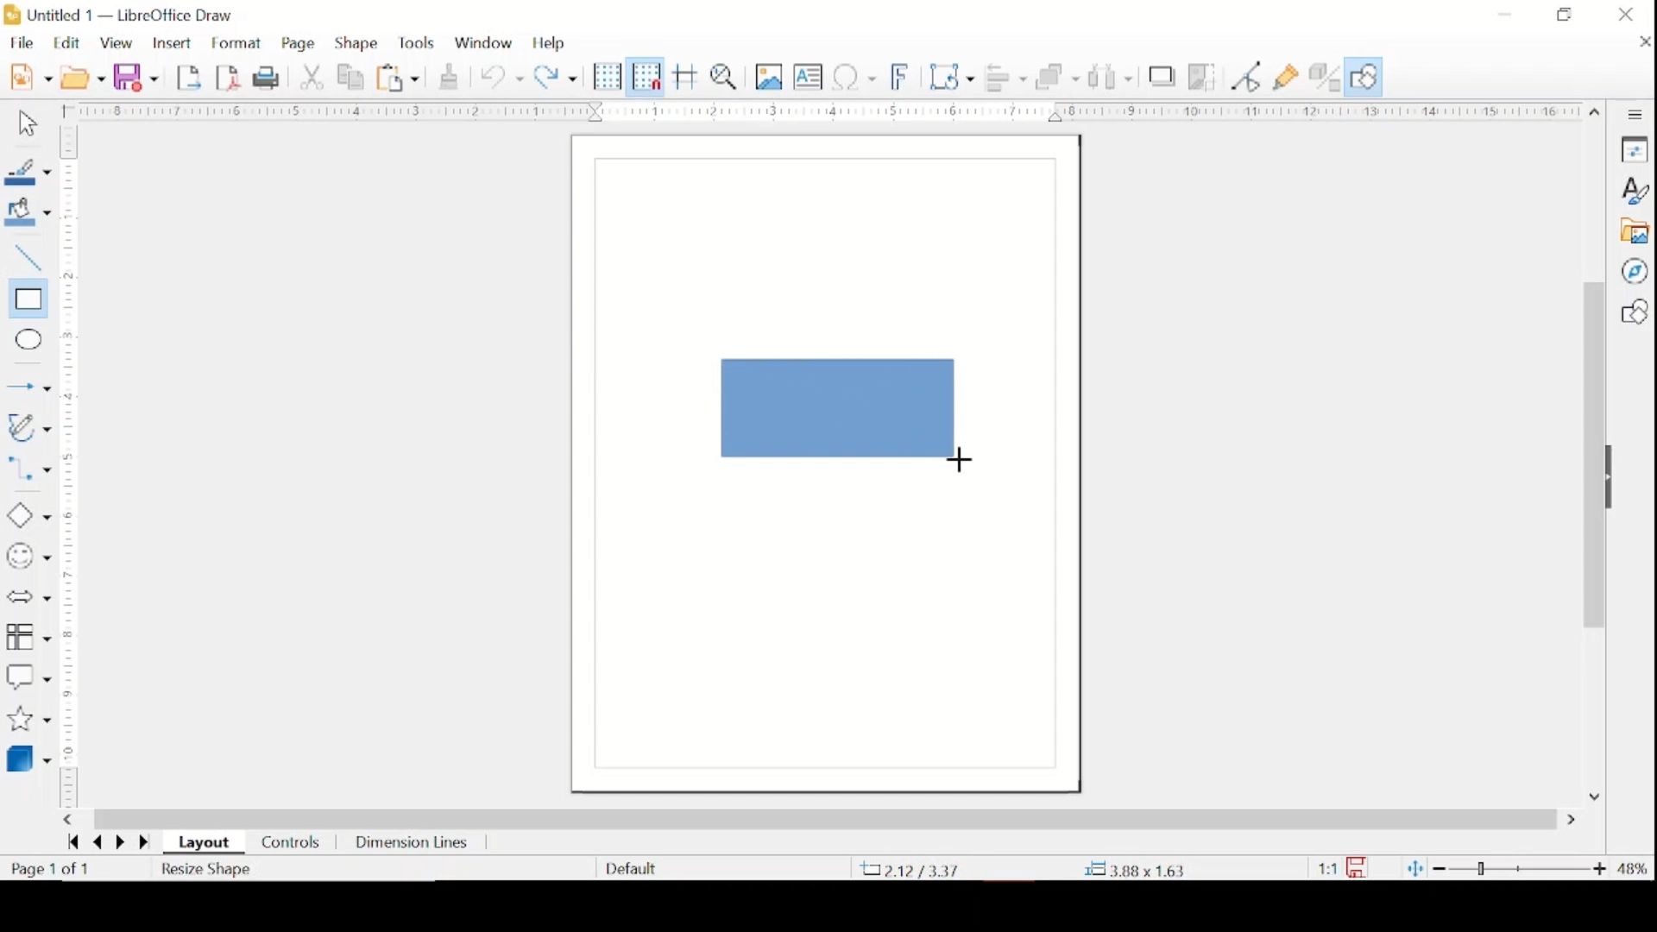 The width and height of the screenshot is (1657, 932). Describe the element at coordinates (300, 44) in the screenshot. I see `page` at that location.